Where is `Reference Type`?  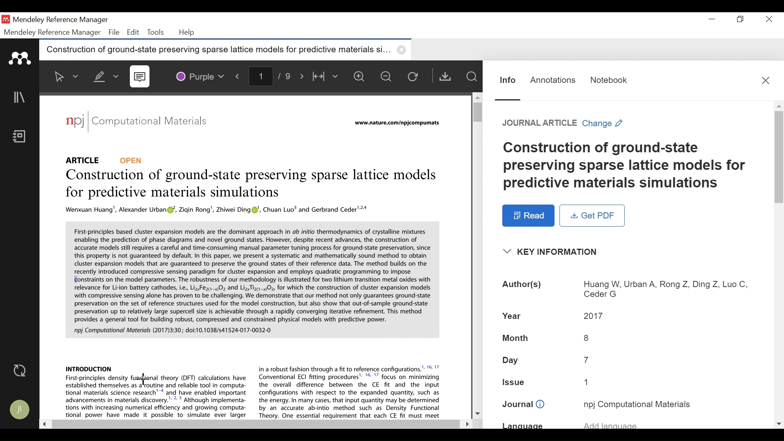
Reference Type is located at coordinates (85, 159).